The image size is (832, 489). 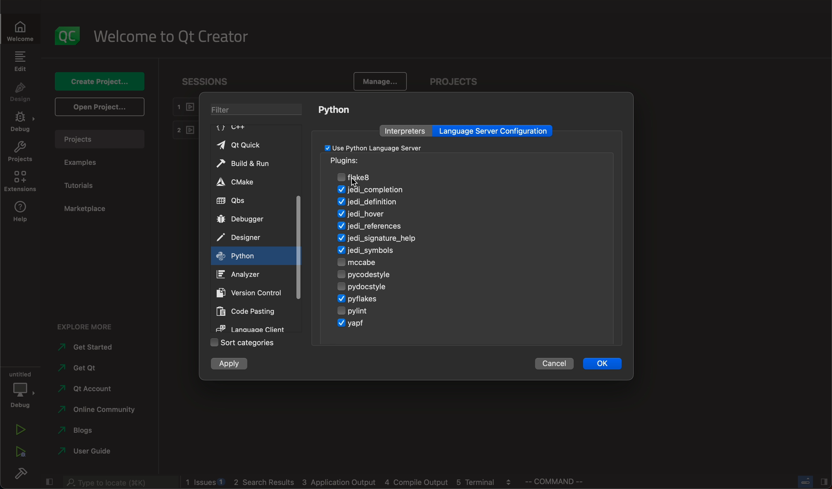 I want to click on run debug, so click(x=18, y=453).